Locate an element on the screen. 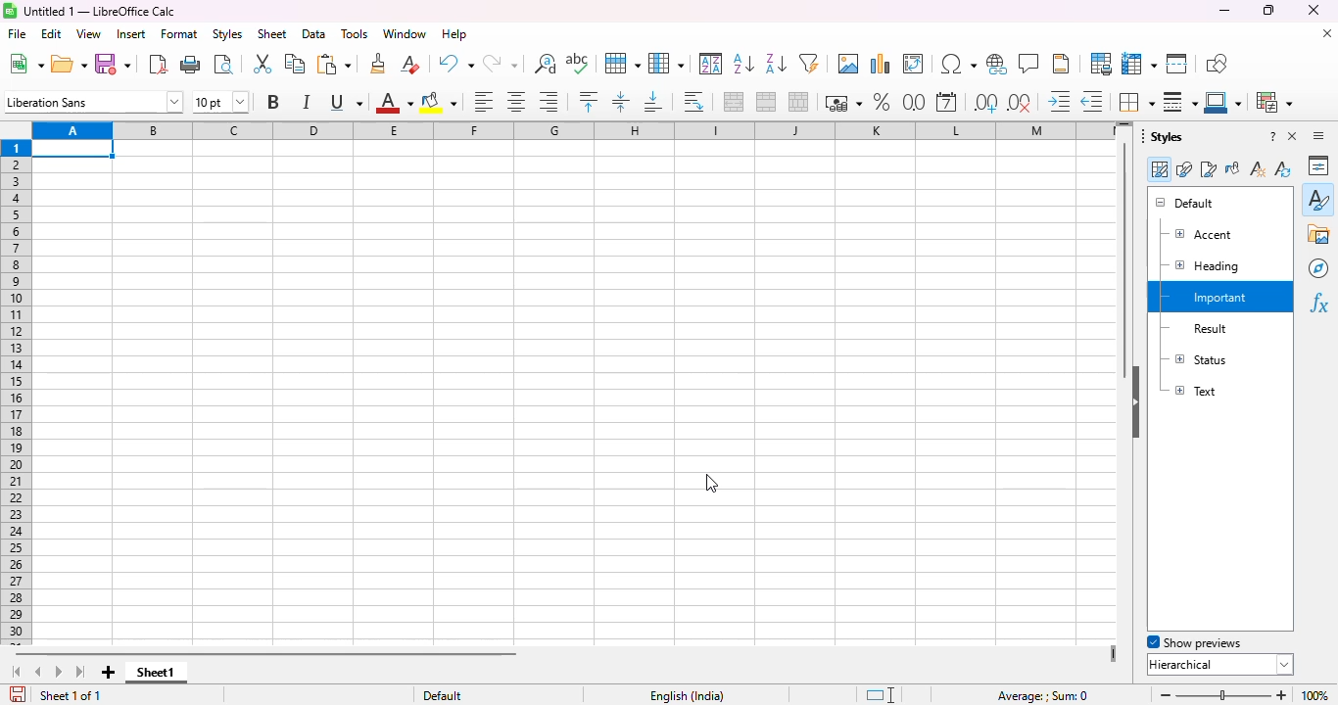  close is located at coordinates (1314, 10).